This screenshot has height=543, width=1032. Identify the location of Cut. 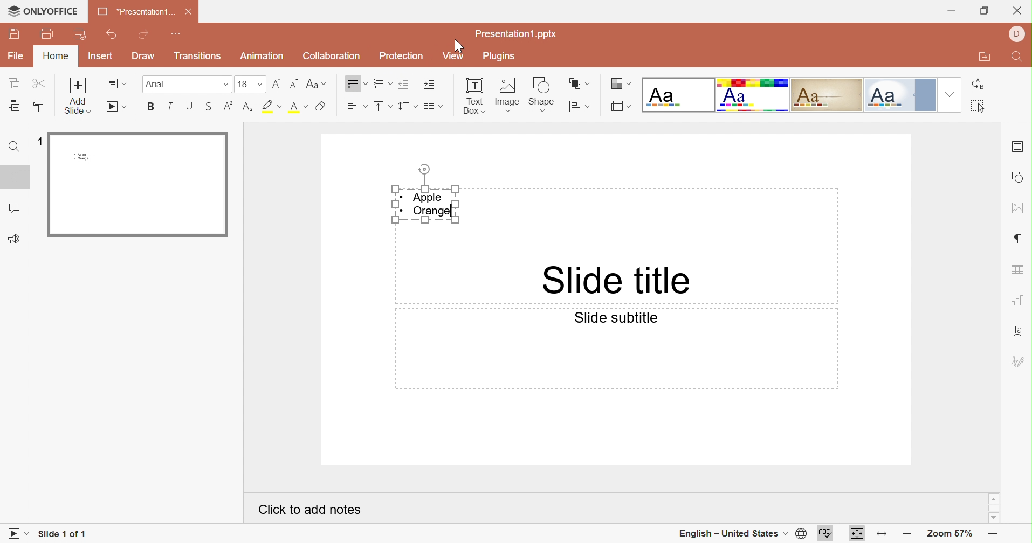
(40, 84).